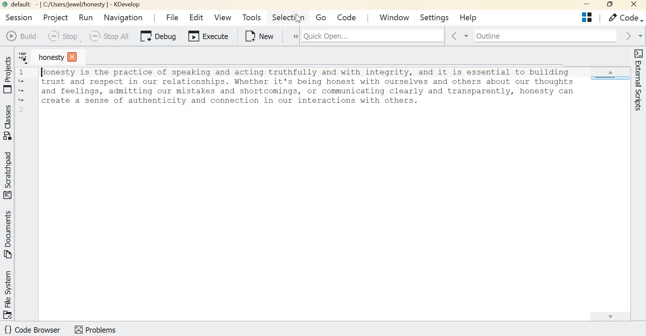  I want to click on Go forward in context history, so click(632, 36).